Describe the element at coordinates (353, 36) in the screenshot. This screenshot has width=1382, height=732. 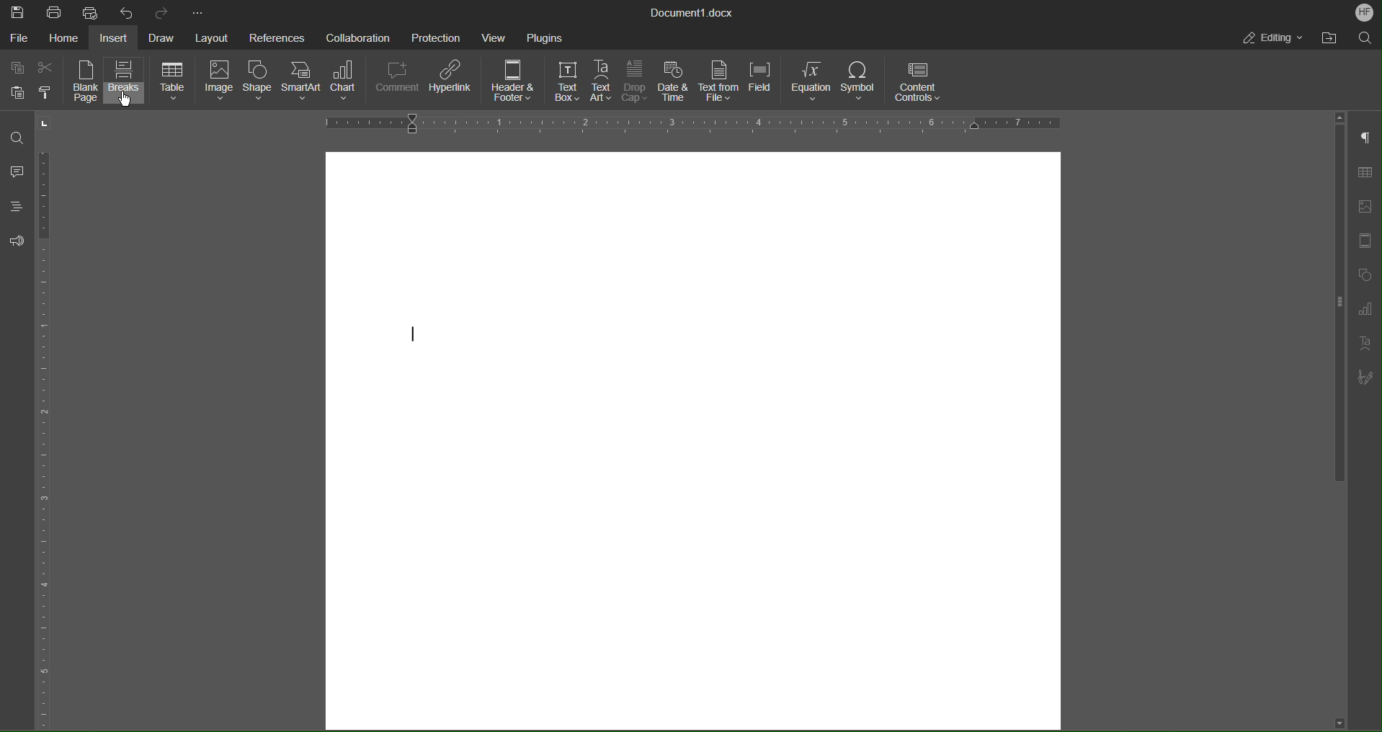
I see `Collaboration` at that location.